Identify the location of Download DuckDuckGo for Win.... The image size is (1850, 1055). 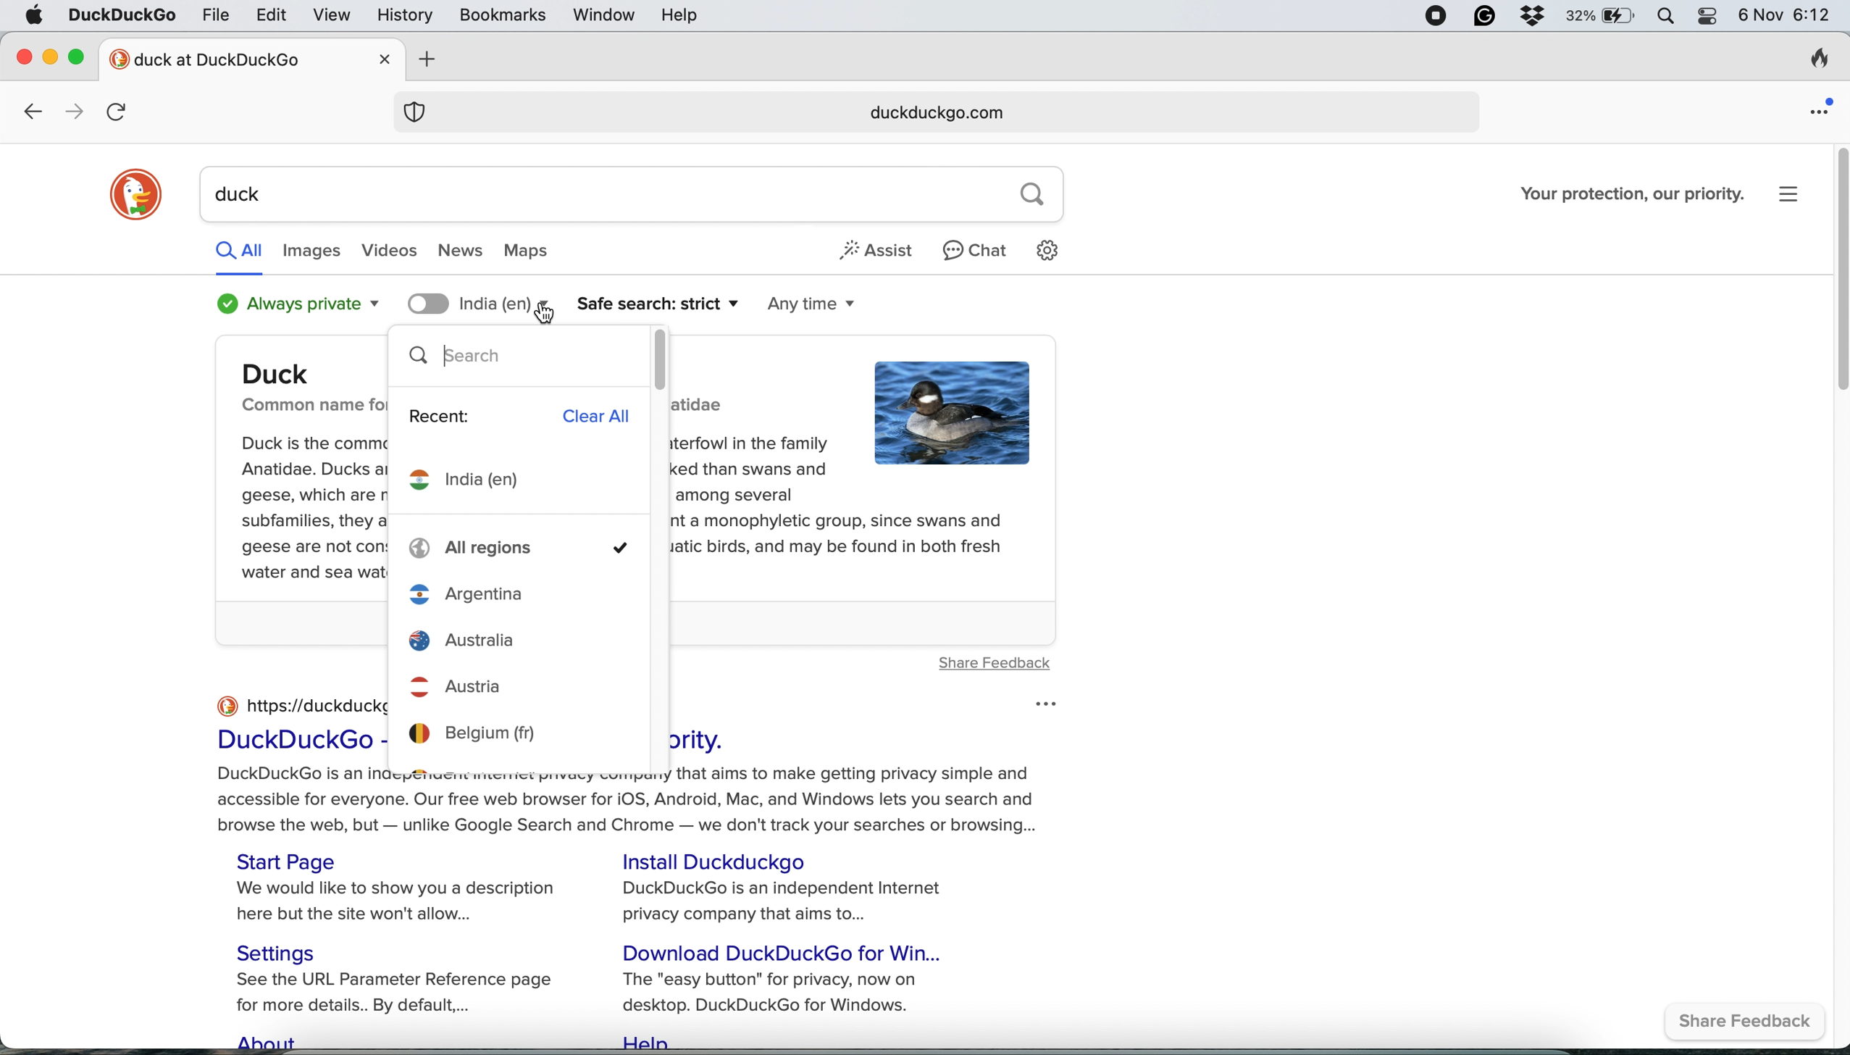
(789, 951).